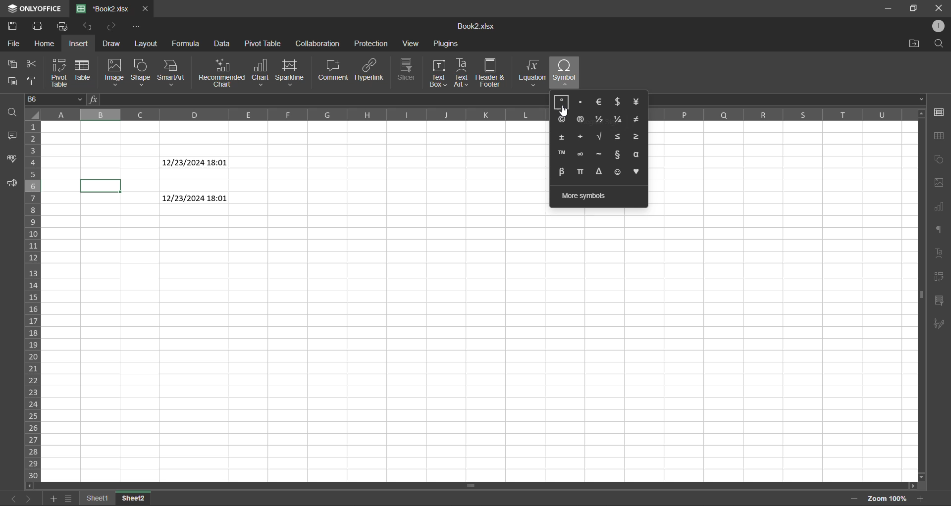 The width and height of the screenshot is (951, 506). What do you see at coordinates (14, 183) in the screenshot?
I see `feedback` at bounding box center [14, 183].